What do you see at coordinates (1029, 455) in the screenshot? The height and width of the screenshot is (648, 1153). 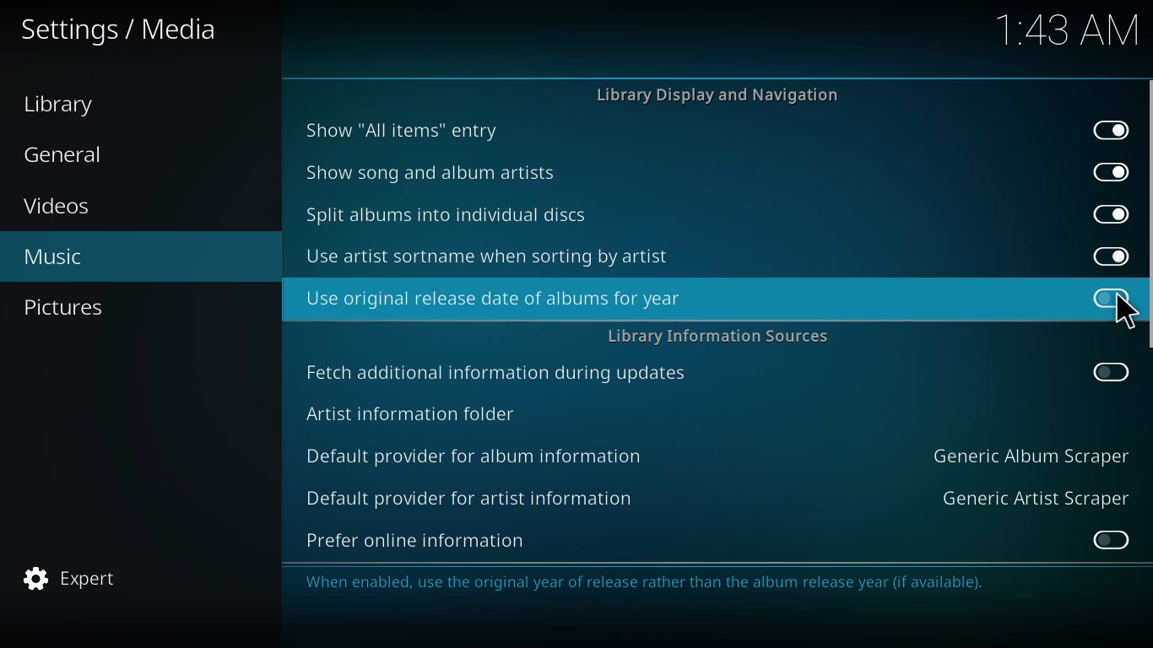 I see `generic album scraper` at bounding box center [1029, 455].